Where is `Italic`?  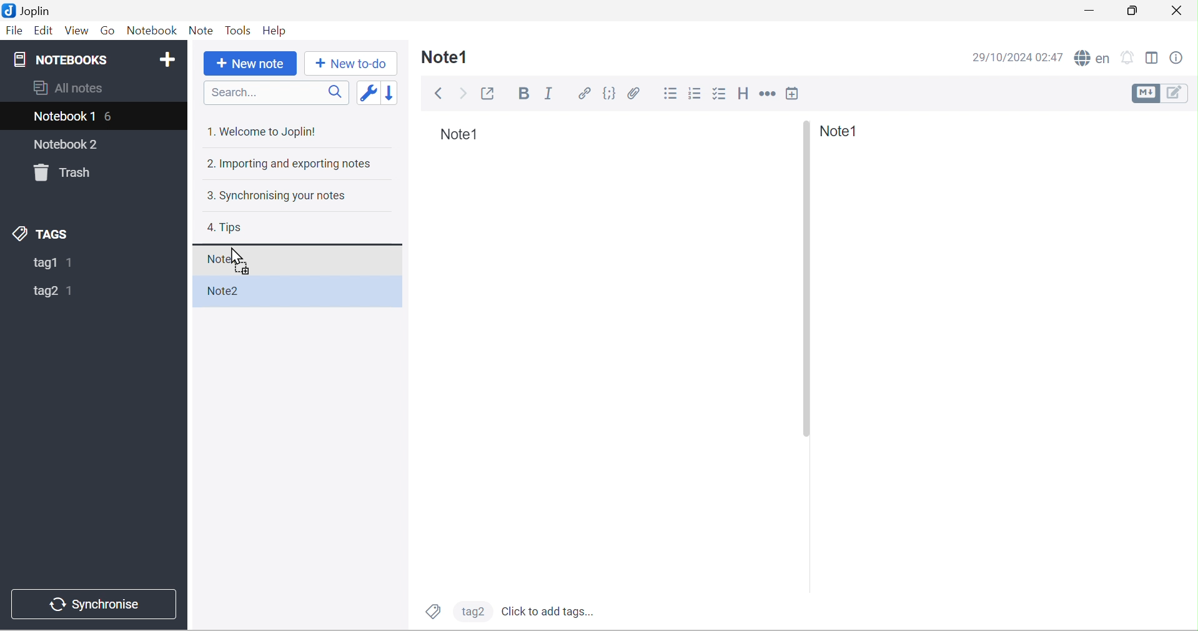 Italic is located at coordinates (552, 94).